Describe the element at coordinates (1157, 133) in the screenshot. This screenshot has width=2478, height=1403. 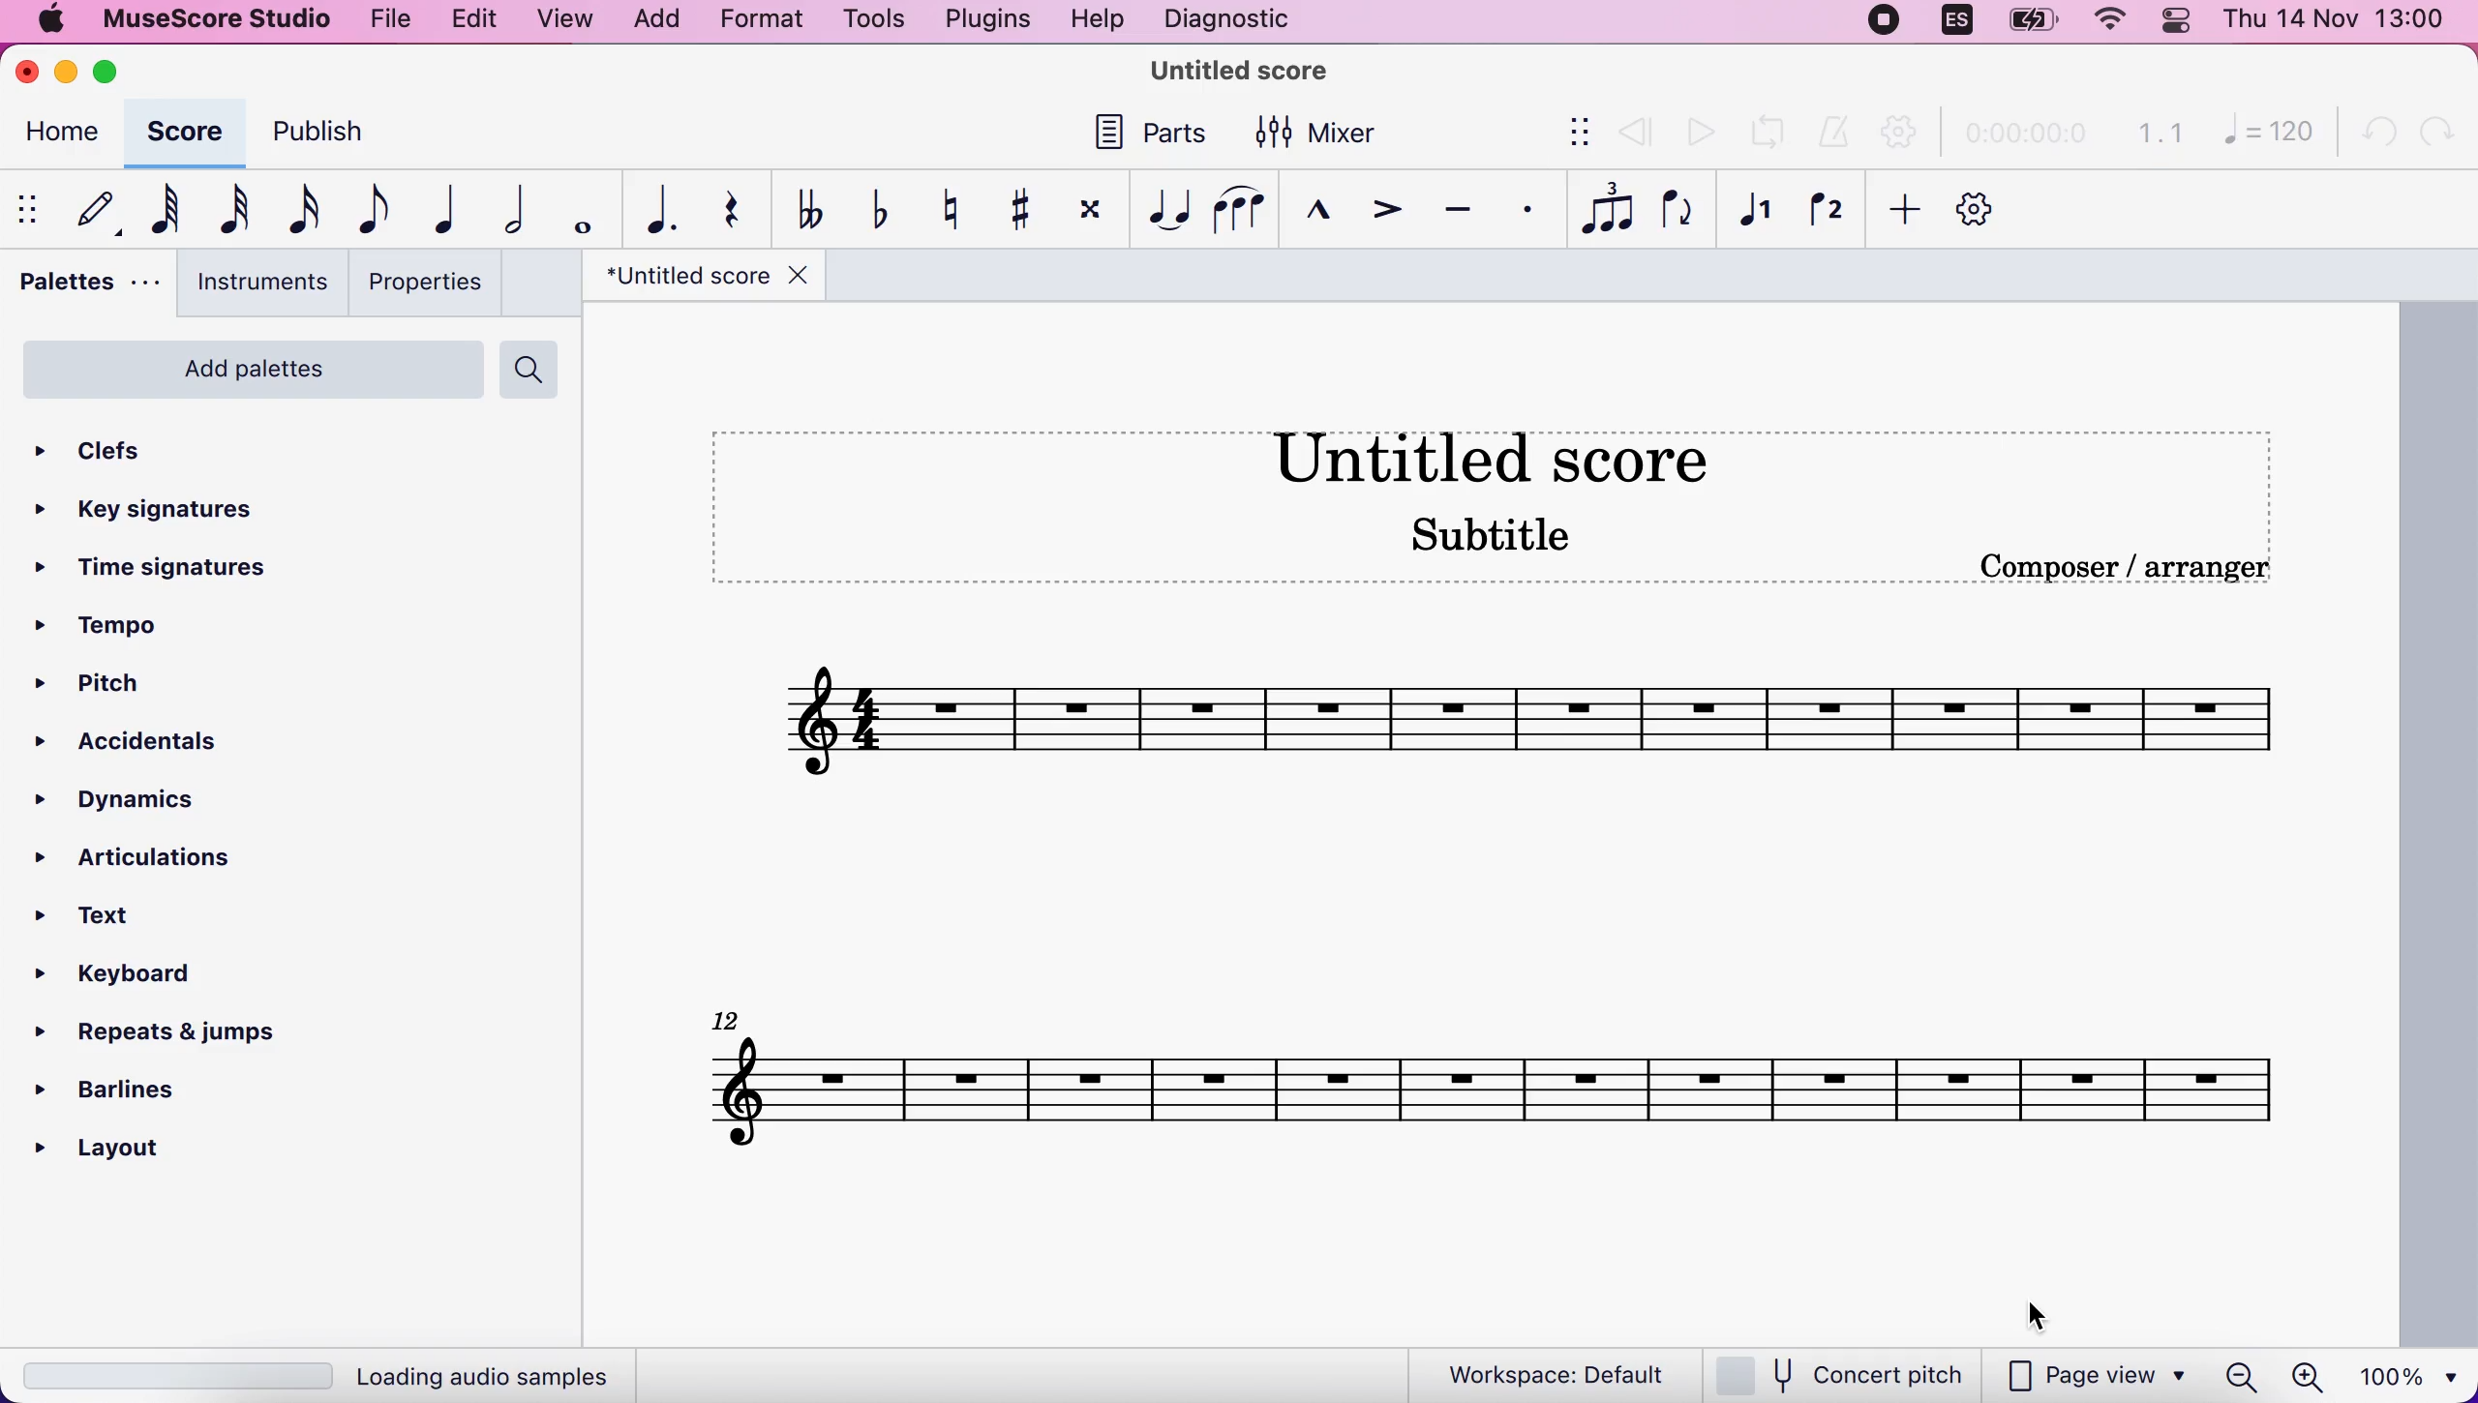
I see `parts` at that location.